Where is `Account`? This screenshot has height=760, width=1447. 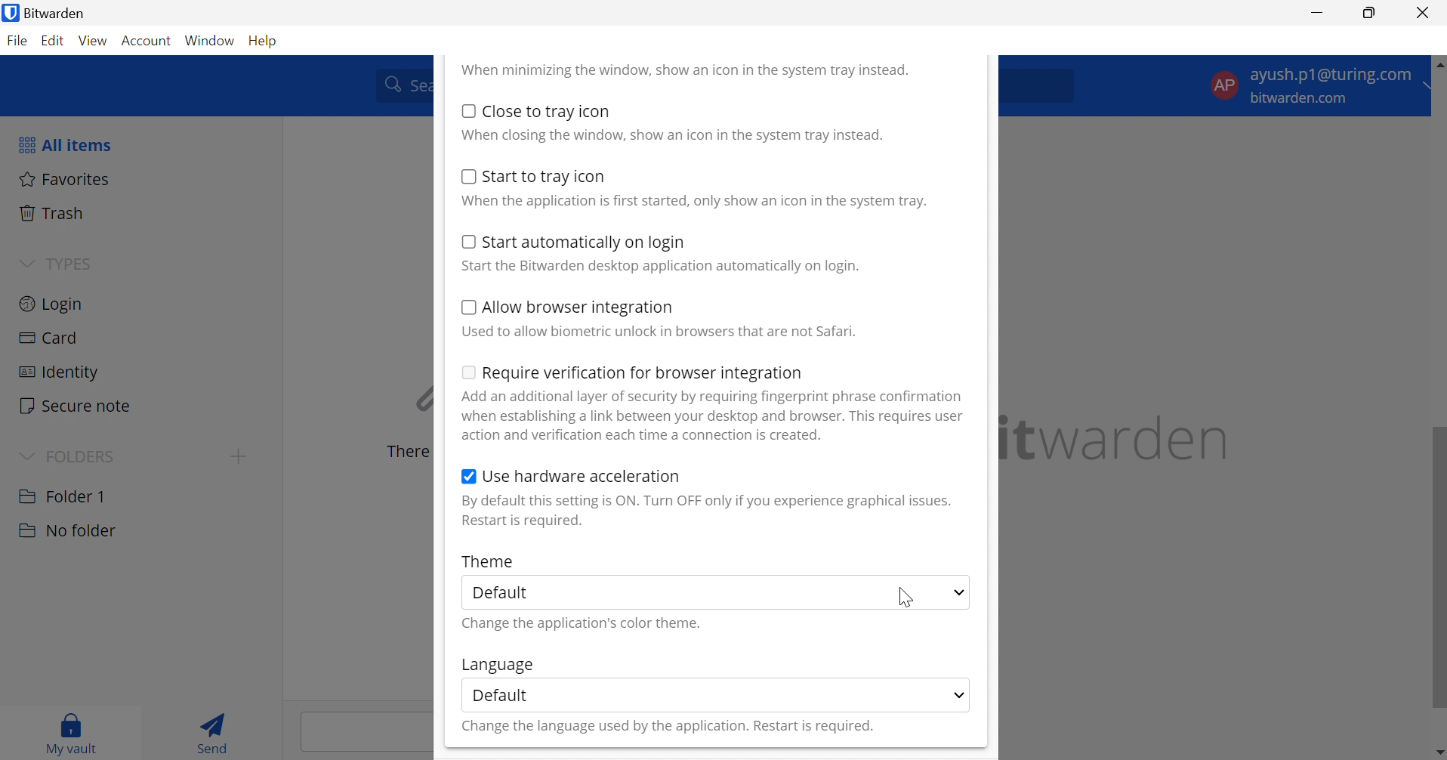
Account is located at coordinates (149, 42).